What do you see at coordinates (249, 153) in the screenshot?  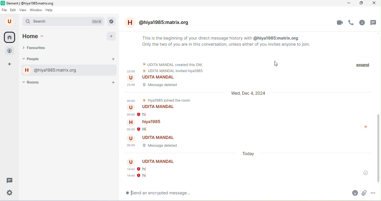 I see `today` at bounding box center [249, 153].